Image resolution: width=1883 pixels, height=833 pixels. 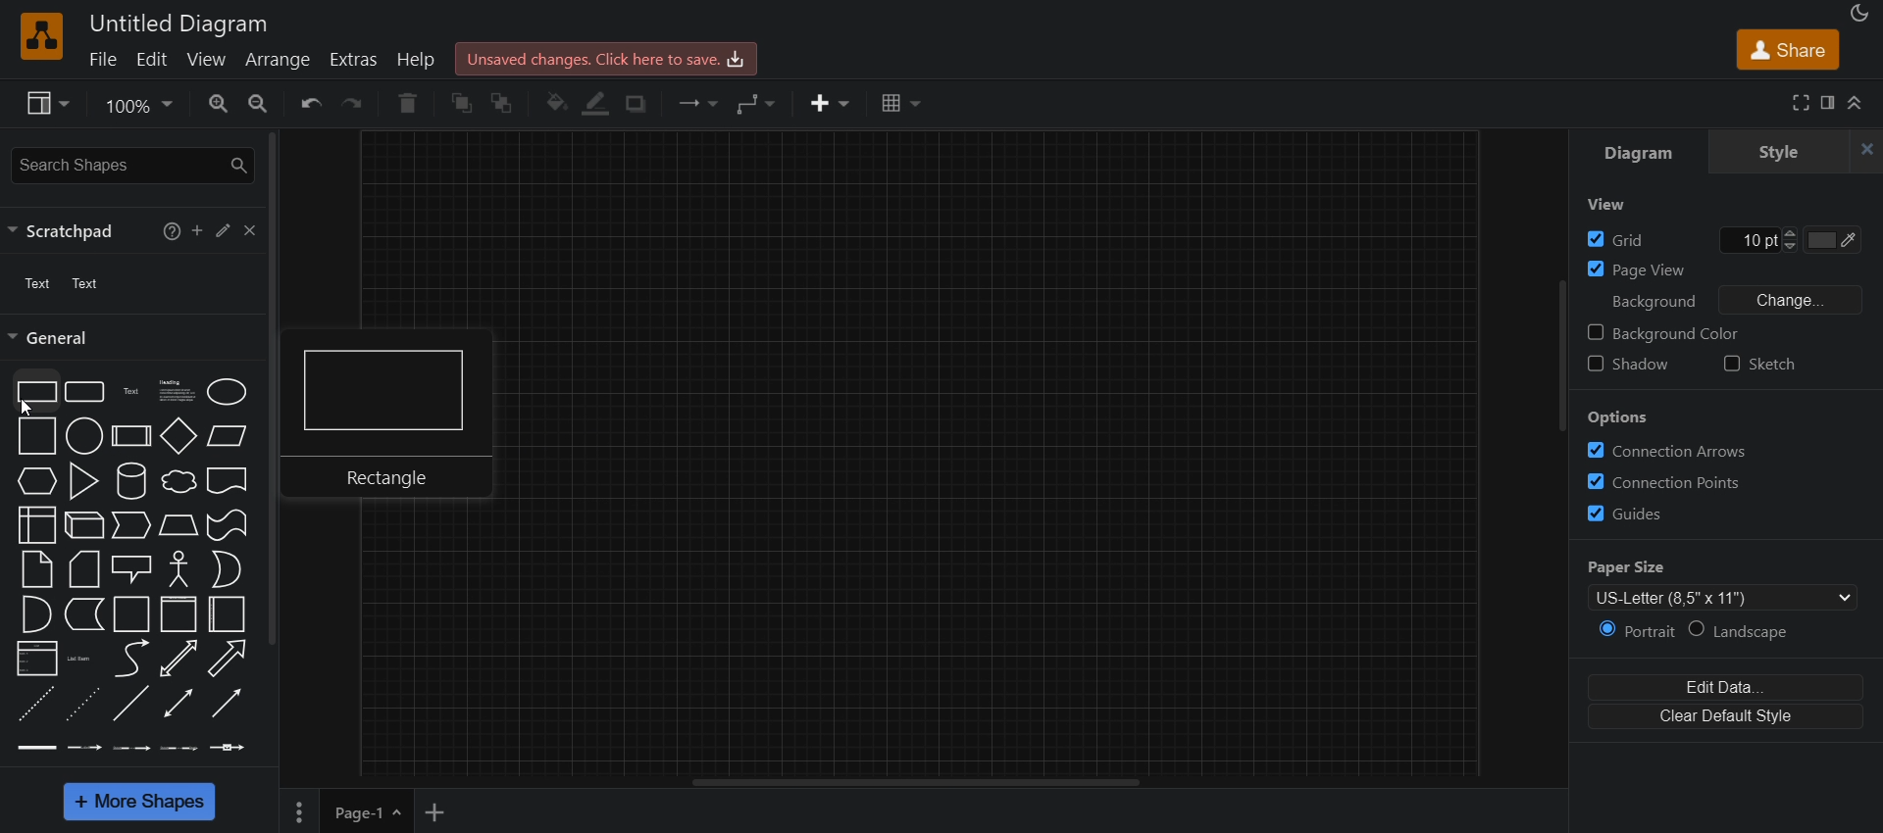 What do you see at coordinates (1830, 102) in the screenshot?
I see `format` at bounding box center [1830, 102].